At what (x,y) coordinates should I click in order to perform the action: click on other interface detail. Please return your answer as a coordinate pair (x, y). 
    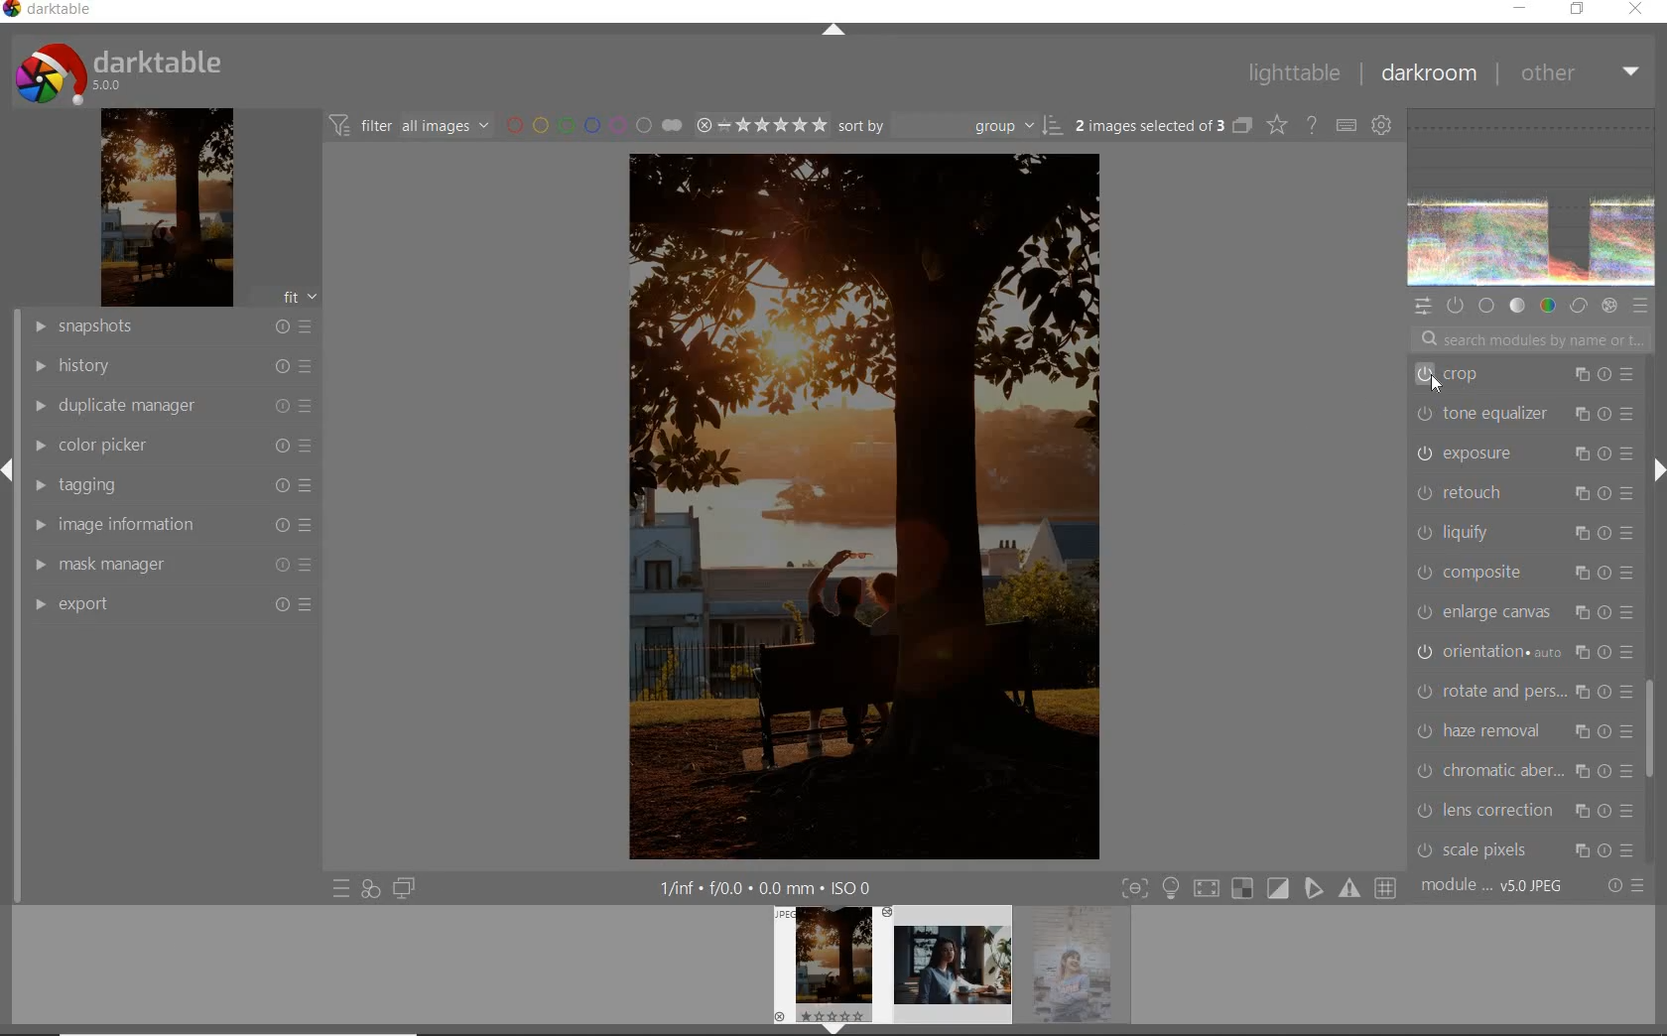
    Looking at the image, I should click on (771, 885).